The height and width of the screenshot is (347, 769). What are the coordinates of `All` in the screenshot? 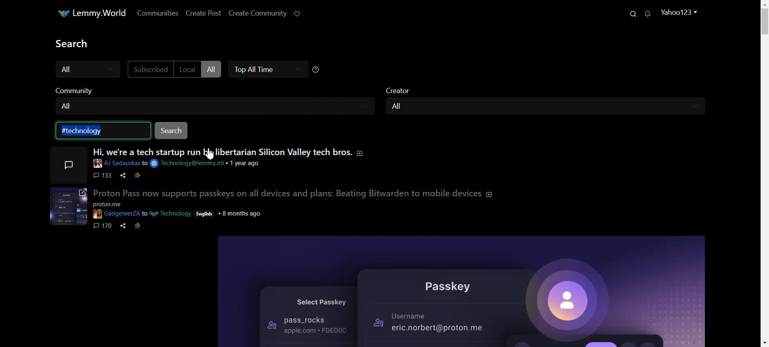 It's located at (403, 106).